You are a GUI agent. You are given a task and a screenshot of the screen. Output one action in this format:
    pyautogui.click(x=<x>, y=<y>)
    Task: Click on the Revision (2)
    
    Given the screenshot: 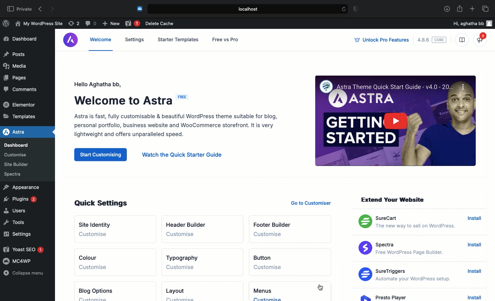 What is the action you would take?
    pyautogui.click(x=74, y=24)
    